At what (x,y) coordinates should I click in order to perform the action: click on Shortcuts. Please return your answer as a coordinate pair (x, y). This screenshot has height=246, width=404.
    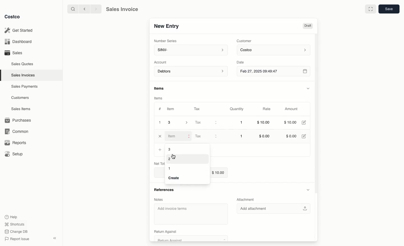
    Looking at the image, I should click on (14, 224).